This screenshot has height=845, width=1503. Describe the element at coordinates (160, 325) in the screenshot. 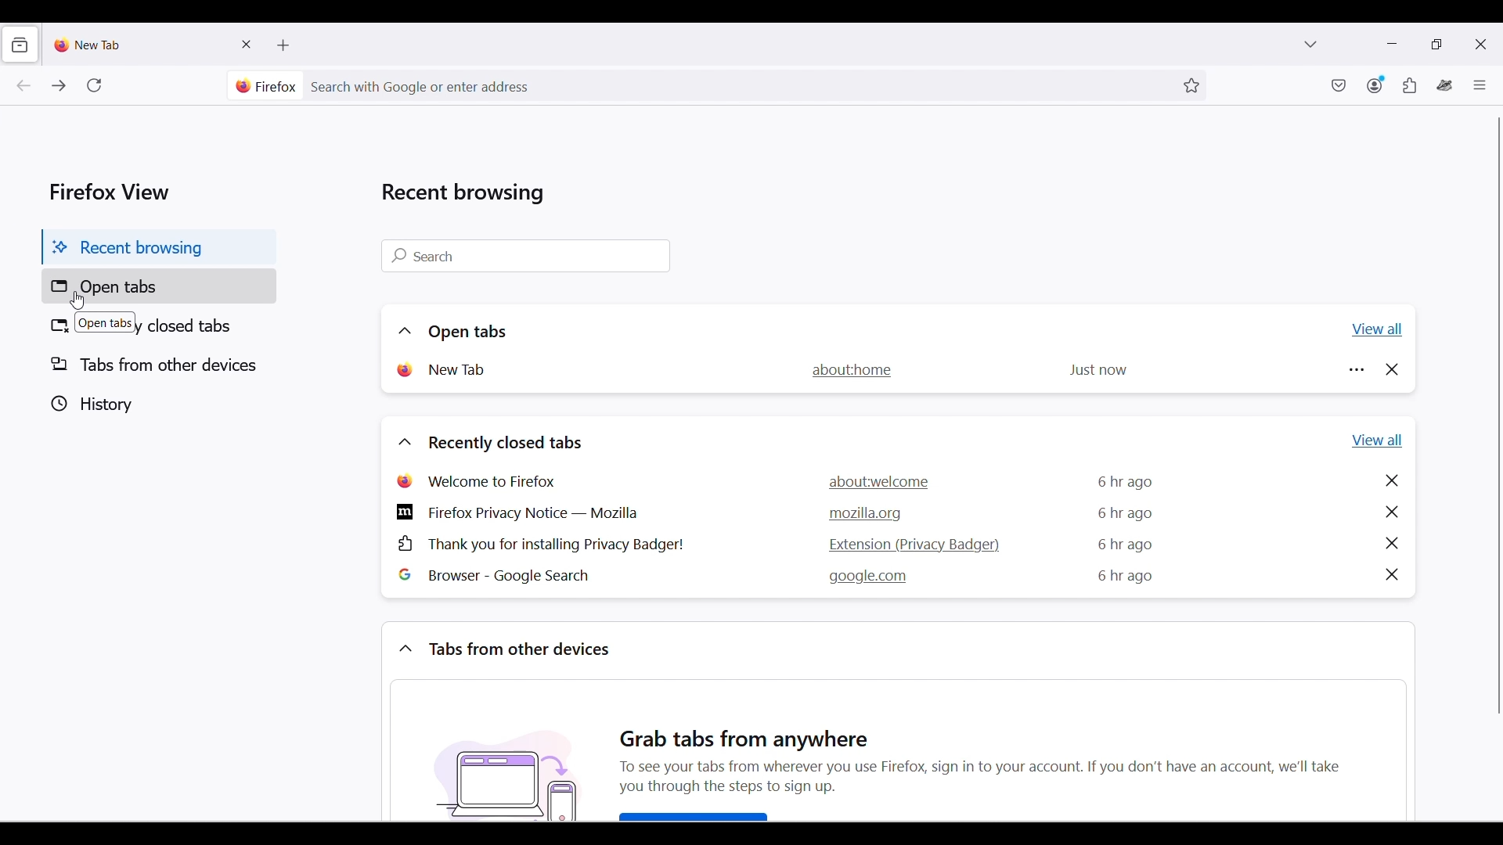

I see `Recently closed tabs` at that location.